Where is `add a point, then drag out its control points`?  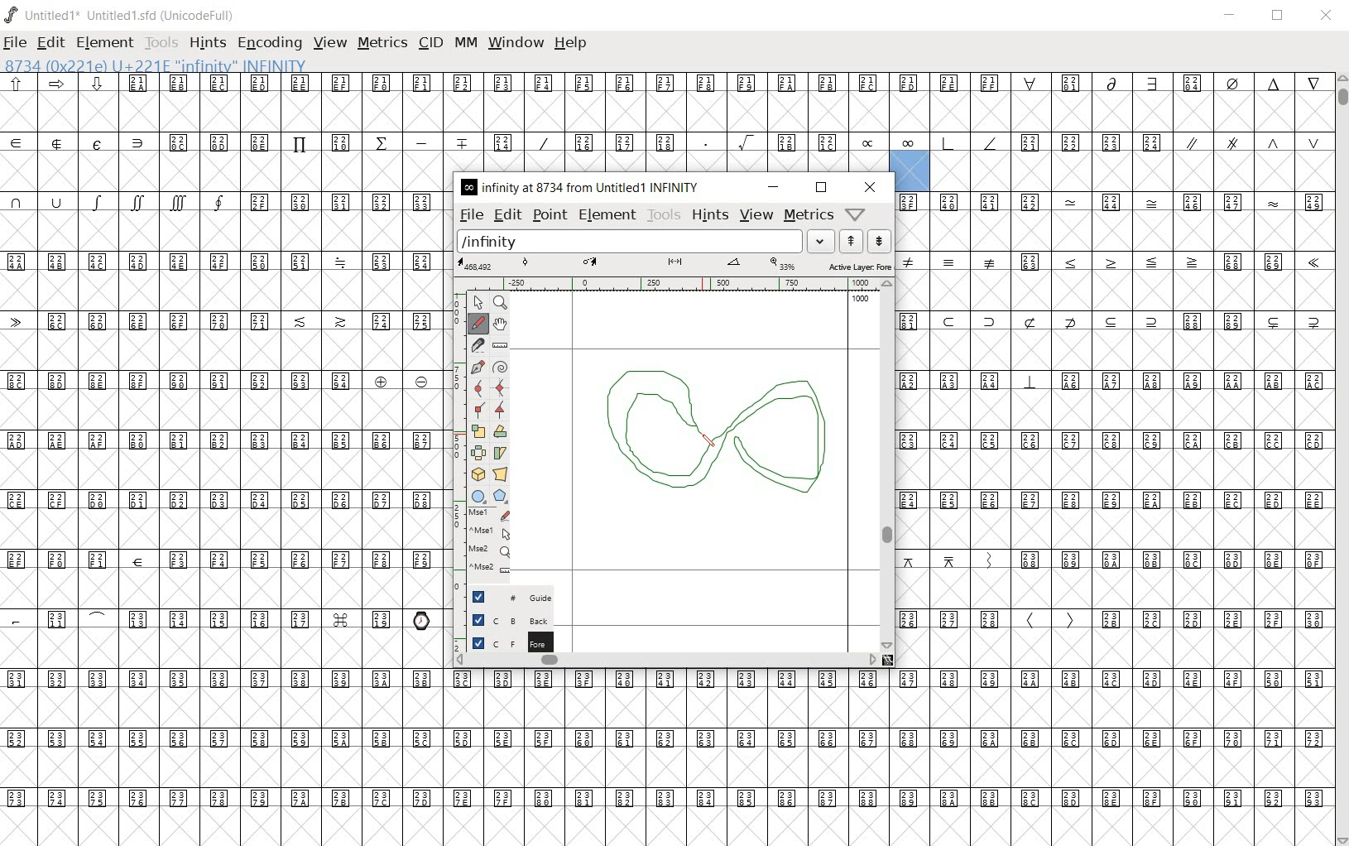
add a point, then drag out its control points is located at coordinates (478, 367).